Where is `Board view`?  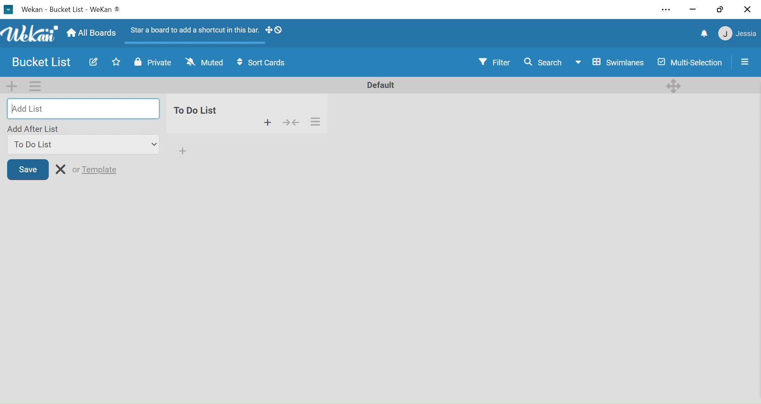 Board view is located at coordinates (610, 63).